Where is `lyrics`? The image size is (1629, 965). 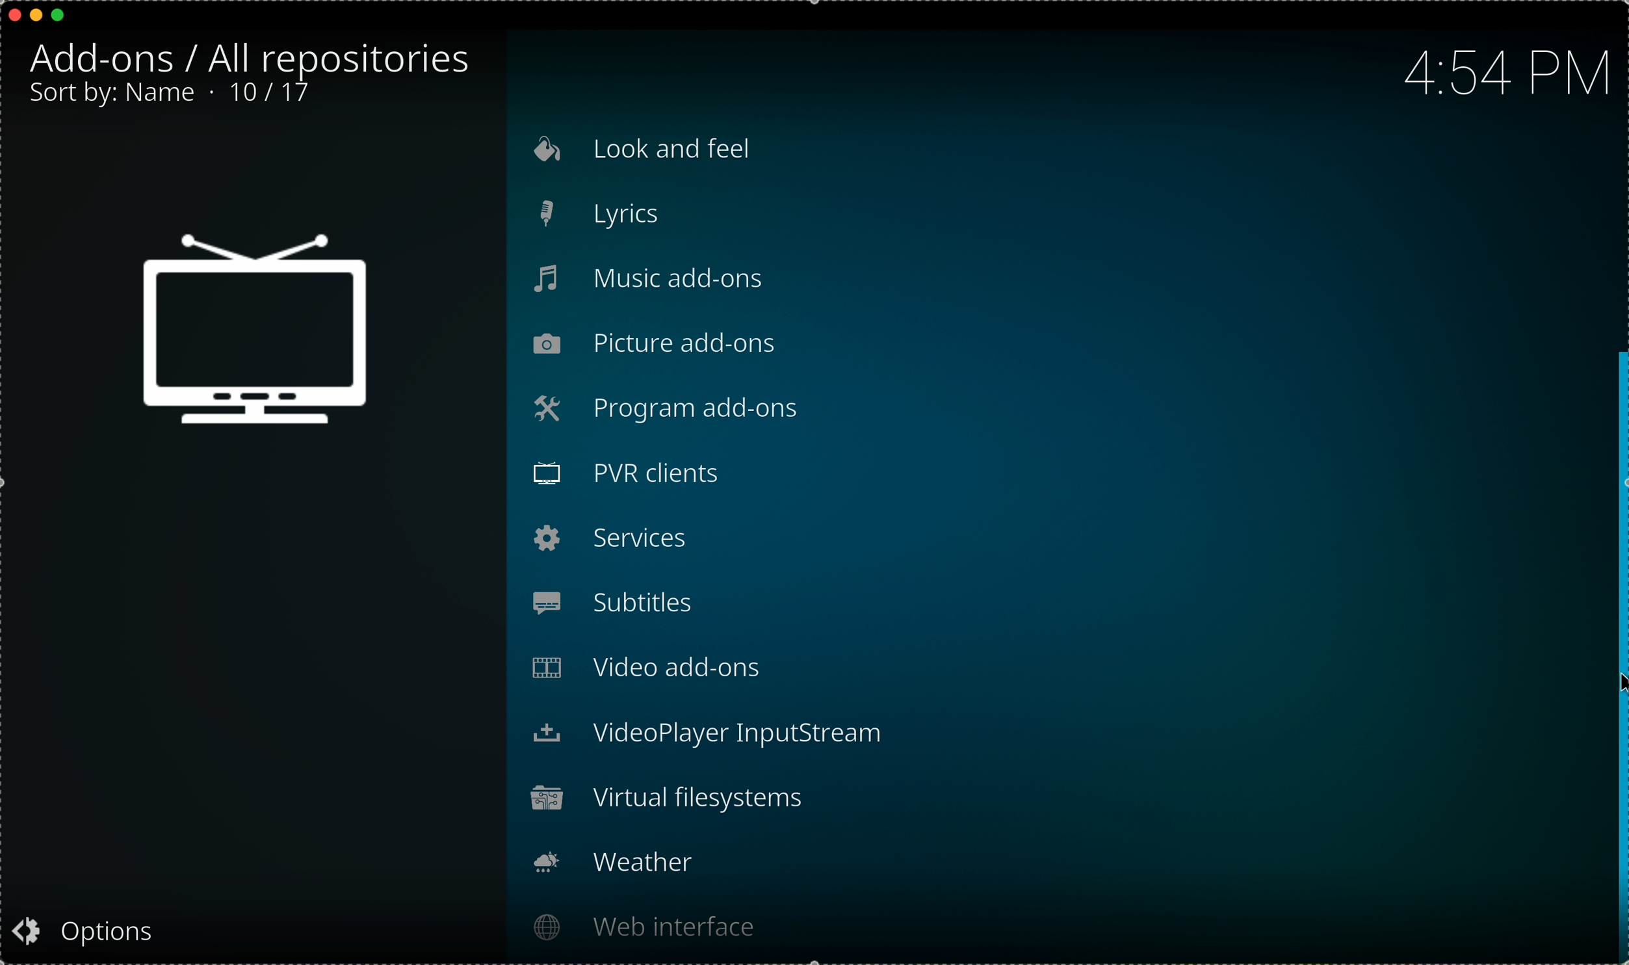 lyrics is located at coordinates (658, 215).